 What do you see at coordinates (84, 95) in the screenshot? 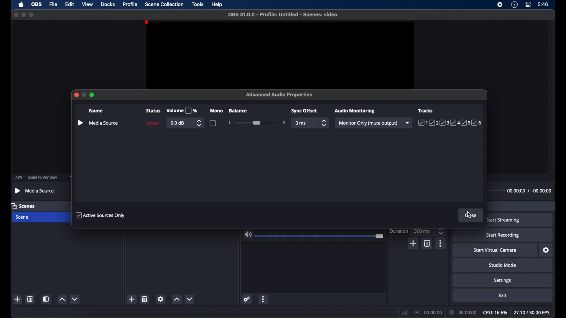
I see `minimize` at bounding box center [84, 95].